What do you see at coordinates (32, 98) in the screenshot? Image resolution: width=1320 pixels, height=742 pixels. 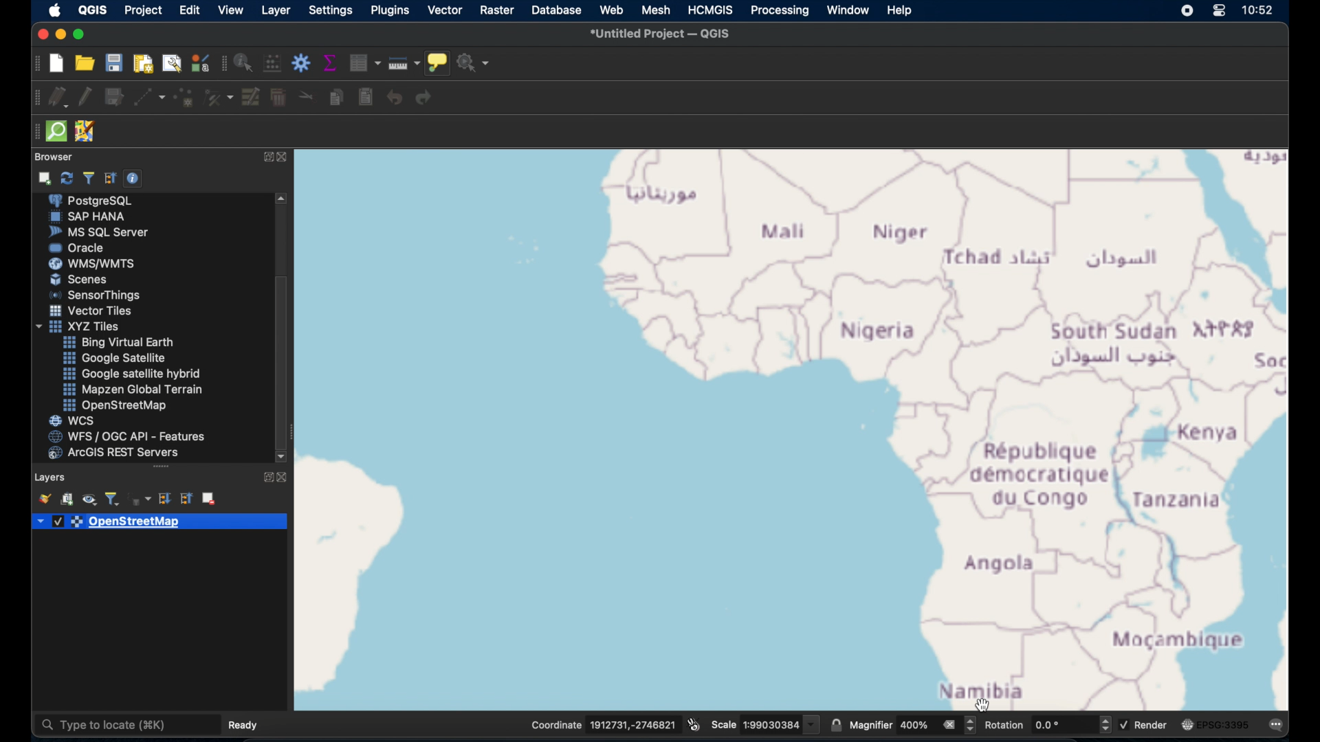 I see `digitizing toolbar` at bounding box center [32, 98].